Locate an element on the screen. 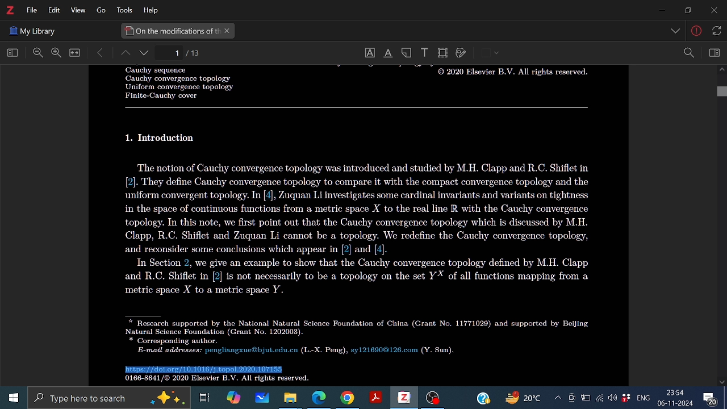 This screenshot has width=727, height=409. Zoom is located at coordinates (688, 53).